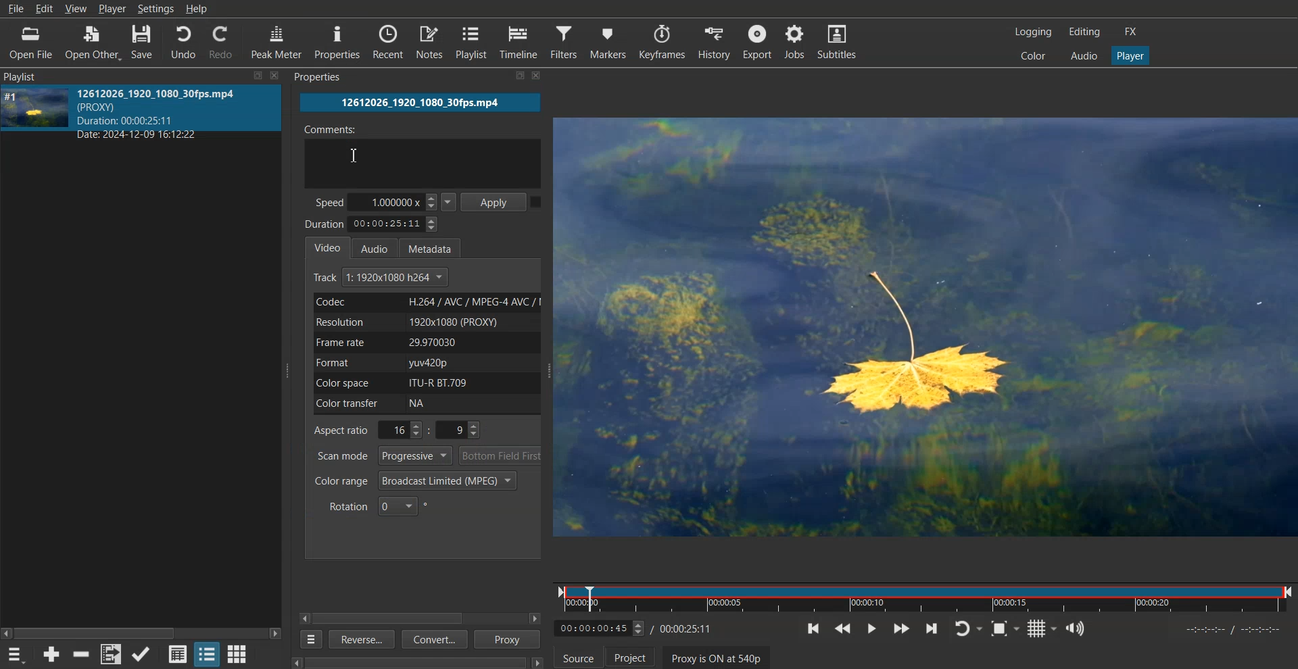  Describe the element at coordinates (814, 628) in the screenshot. I see `Skip to the previous point` at that location.